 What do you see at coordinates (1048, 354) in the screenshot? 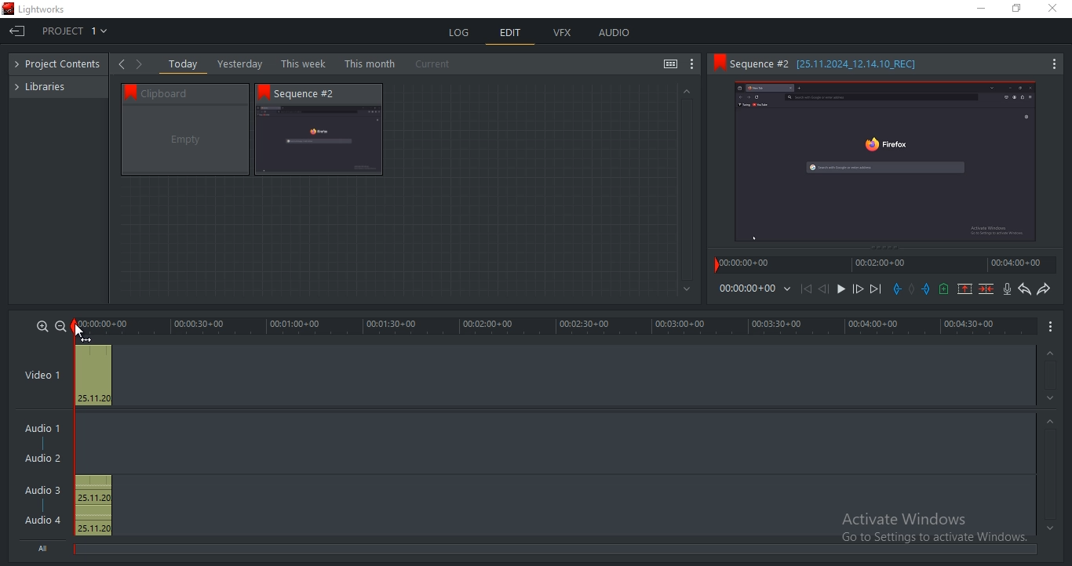
I see `Greyed out up arrow` at bounding box center [1048, 354].